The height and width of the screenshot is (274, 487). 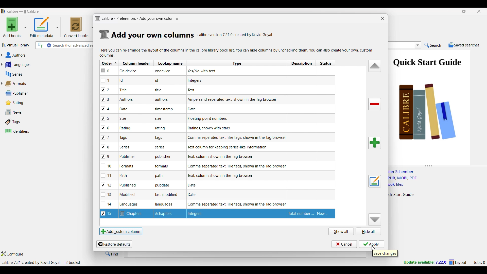 I want to click on Column header column, so click(x=136, y=63).